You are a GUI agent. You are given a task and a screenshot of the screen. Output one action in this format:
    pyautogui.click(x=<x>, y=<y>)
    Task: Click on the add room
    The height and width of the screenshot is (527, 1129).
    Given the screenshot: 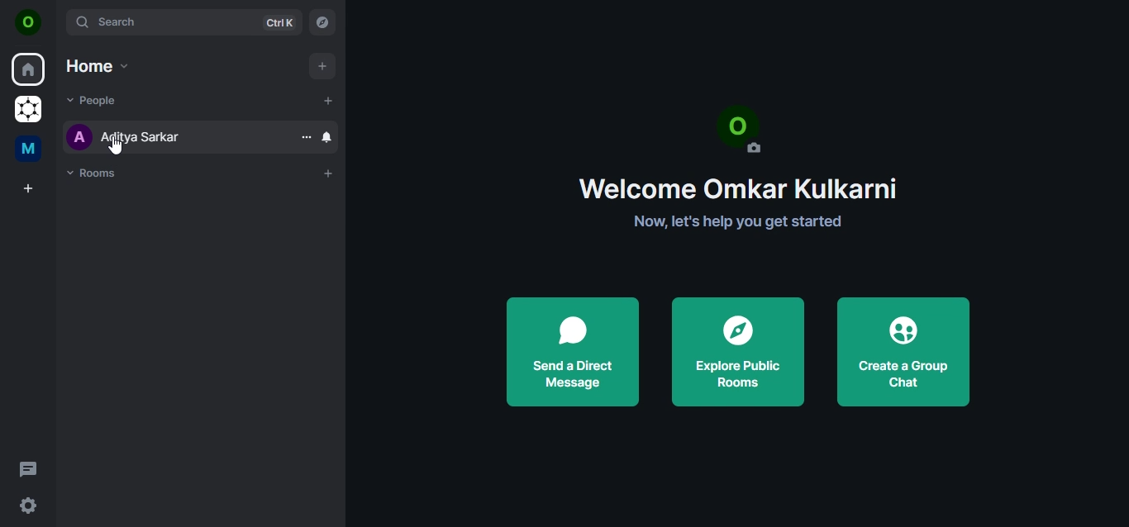 What is the action you would take?
    pyautogui.click(x=329, y=173)
    